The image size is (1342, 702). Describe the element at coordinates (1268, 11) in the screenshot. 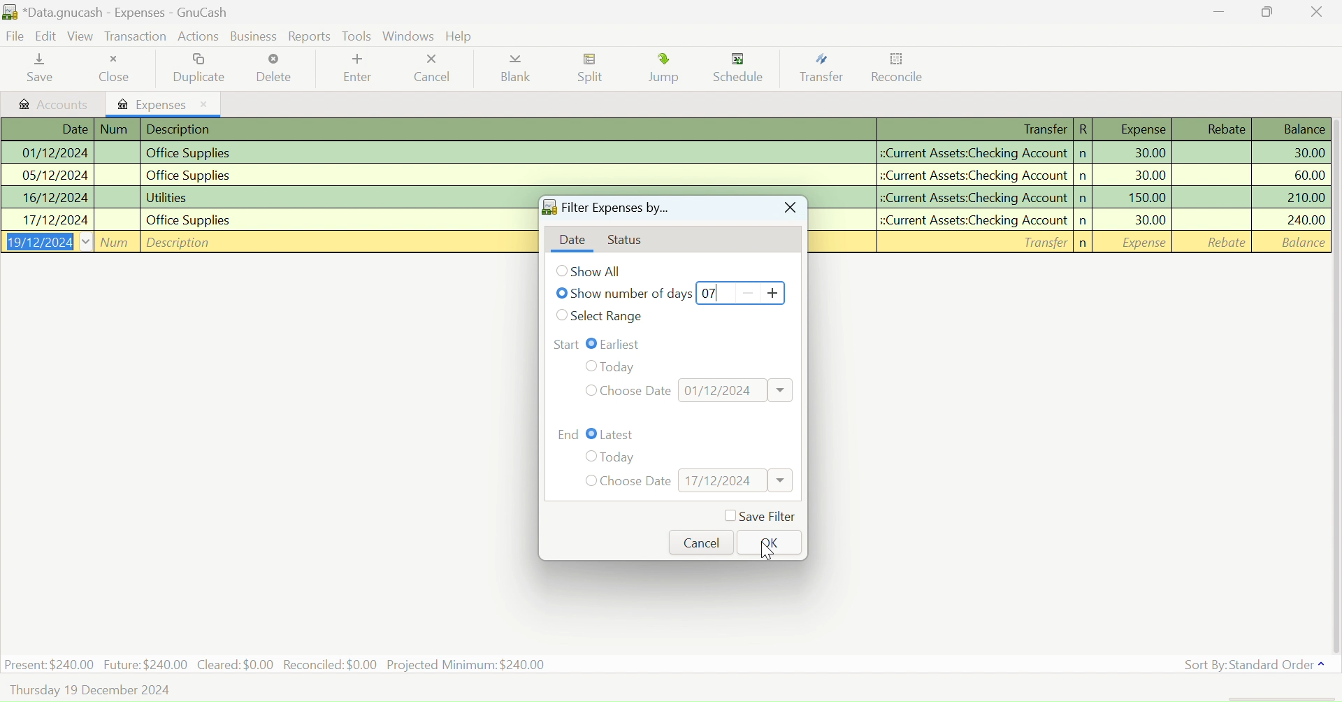

I see `Minimize` at that location.